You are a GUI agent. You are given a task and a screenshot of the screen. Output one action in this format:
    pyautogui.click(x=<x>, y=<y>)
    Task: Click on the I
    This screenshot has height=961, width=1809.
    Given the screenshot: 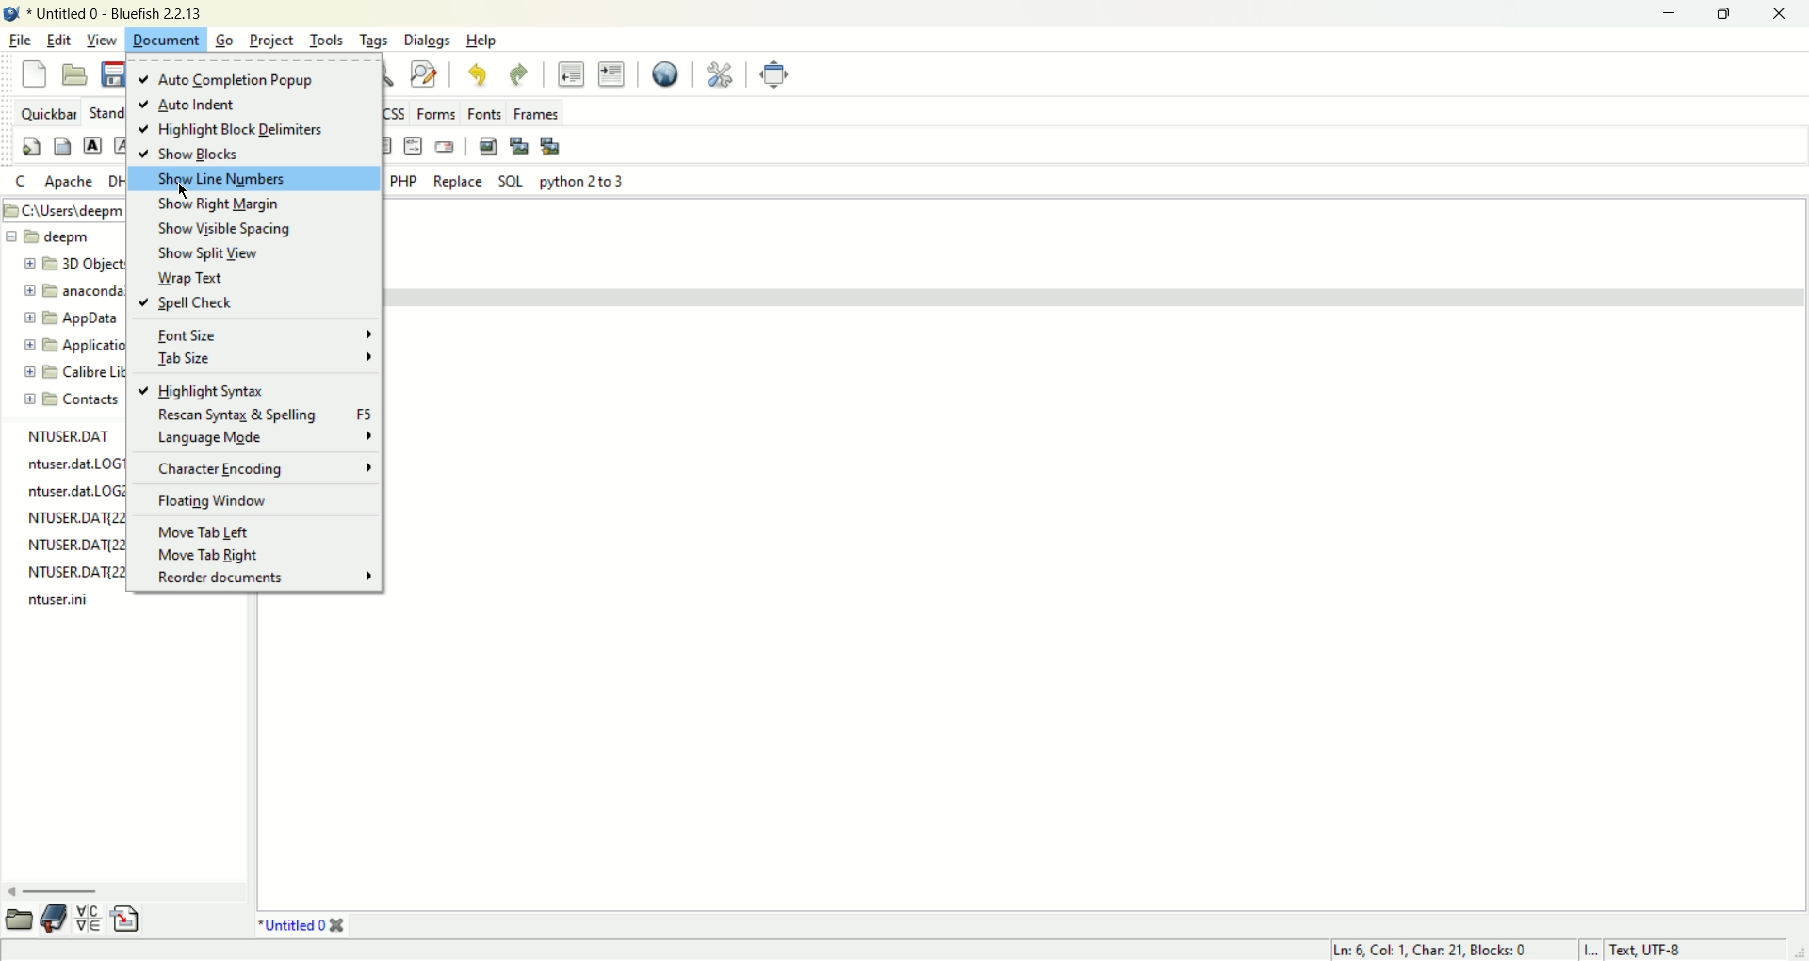 What is the action you would take?
    pyautogui.click(x=1592, y=949)
    